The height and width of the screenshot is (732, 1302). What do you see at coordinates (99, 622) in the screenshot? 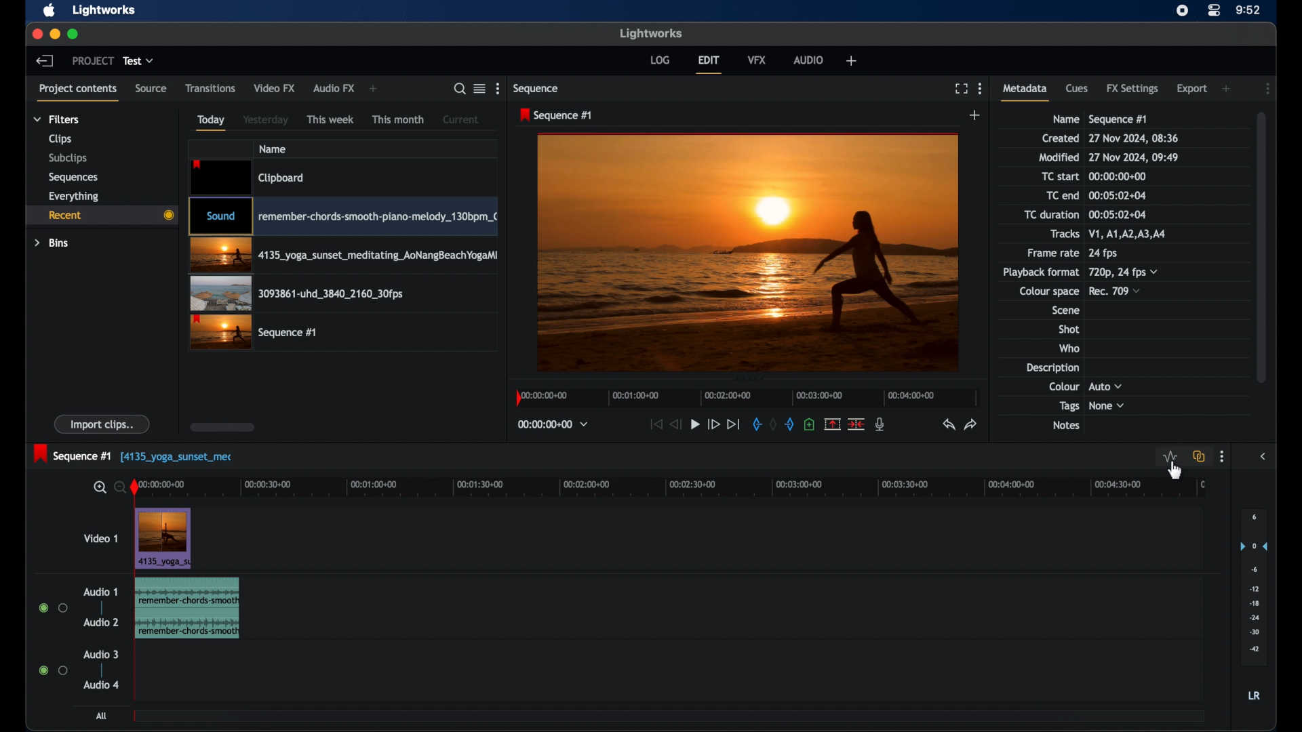
I see `audio 2` at bounding box center [99, 622].